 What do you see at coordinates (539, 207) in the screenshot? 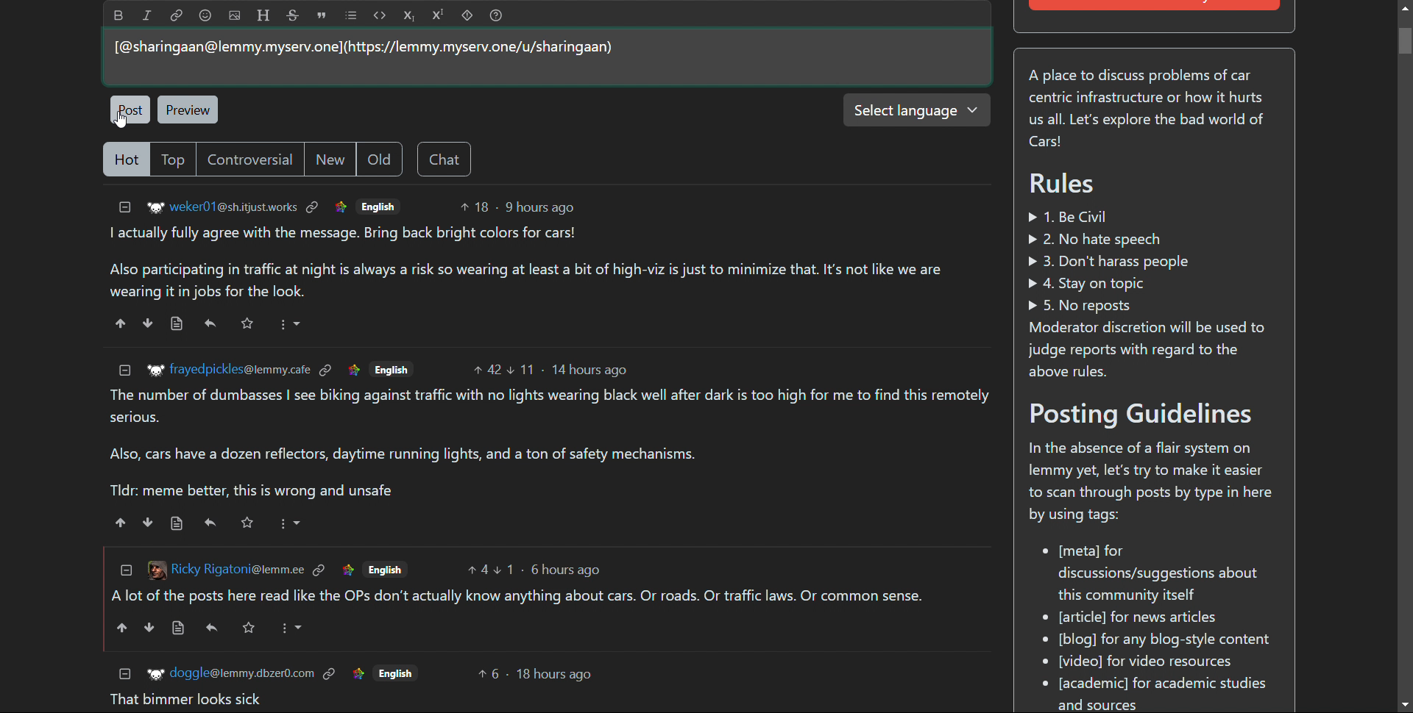
I see `9 hours ago` at bounding box center [539, 207].